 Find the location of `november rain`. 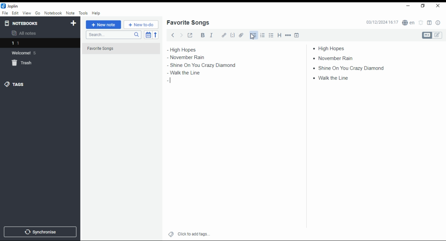

november rain is located at coordinates (335, 58).